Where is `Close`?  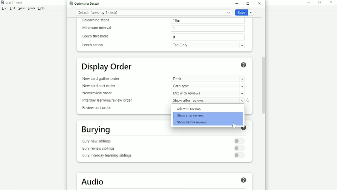 Close is located at coordinates (331, 3).